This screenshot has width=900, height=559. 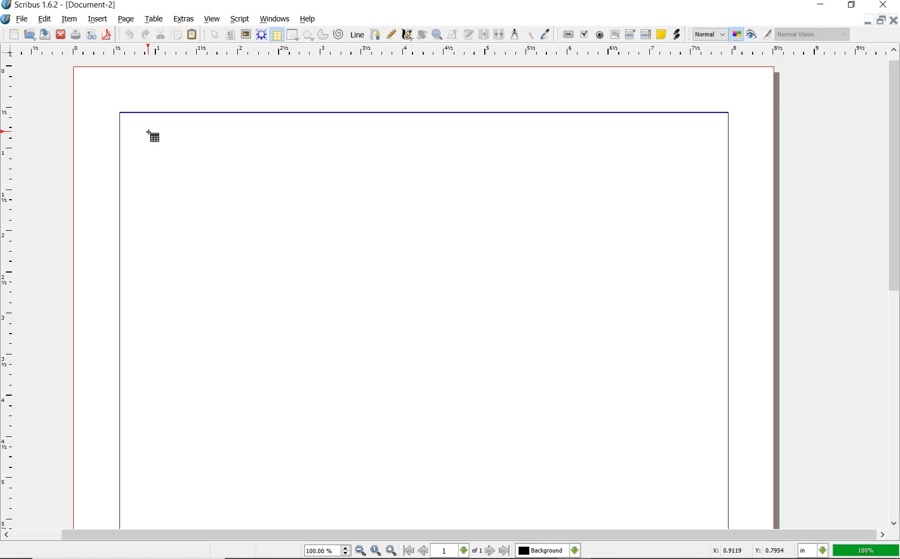 What do you see at coordinates (245, 35) in the screenshot?
I see `image frame` at bounding box center [245, 35].